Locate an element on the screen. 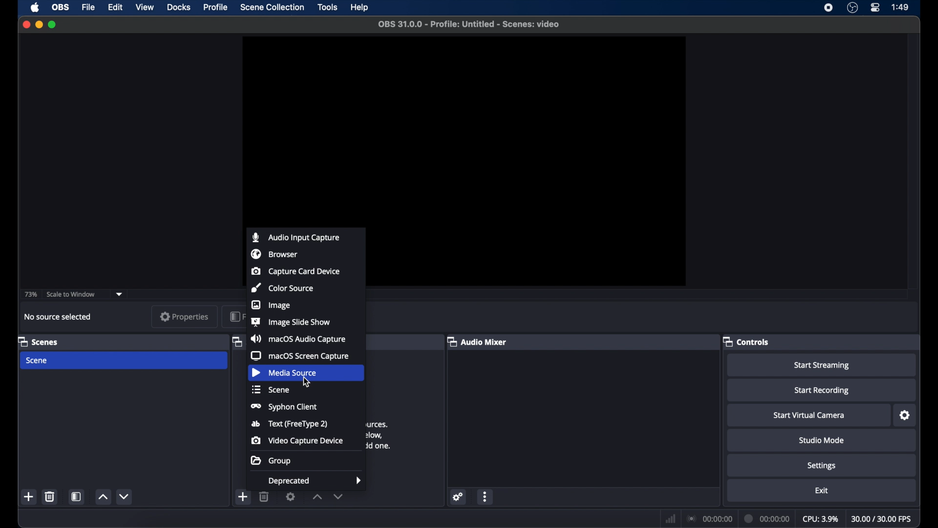  studio mode is located at coordinates (823, 440).